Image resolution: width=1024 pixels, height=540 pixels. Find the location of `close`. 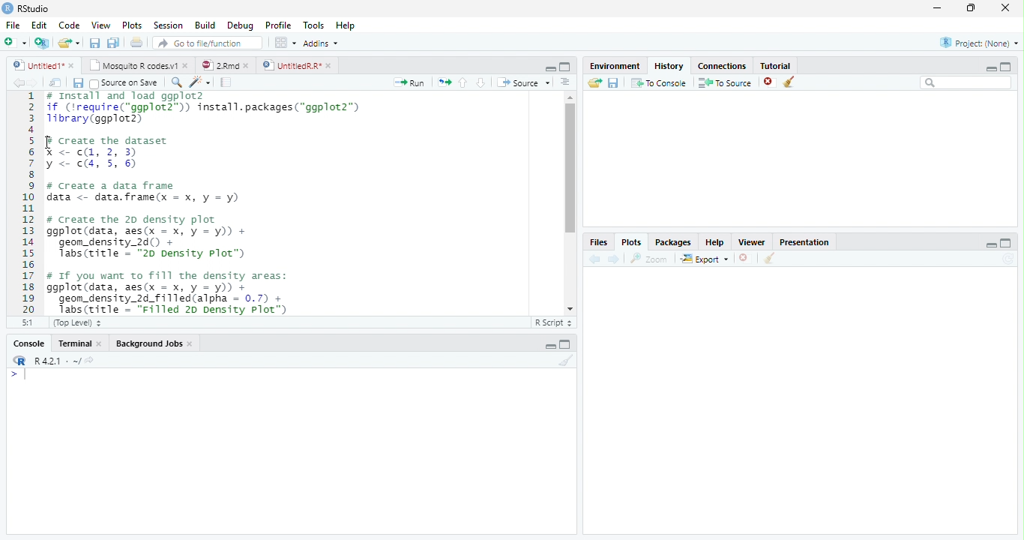

close is located at coordinates (1006, 7).